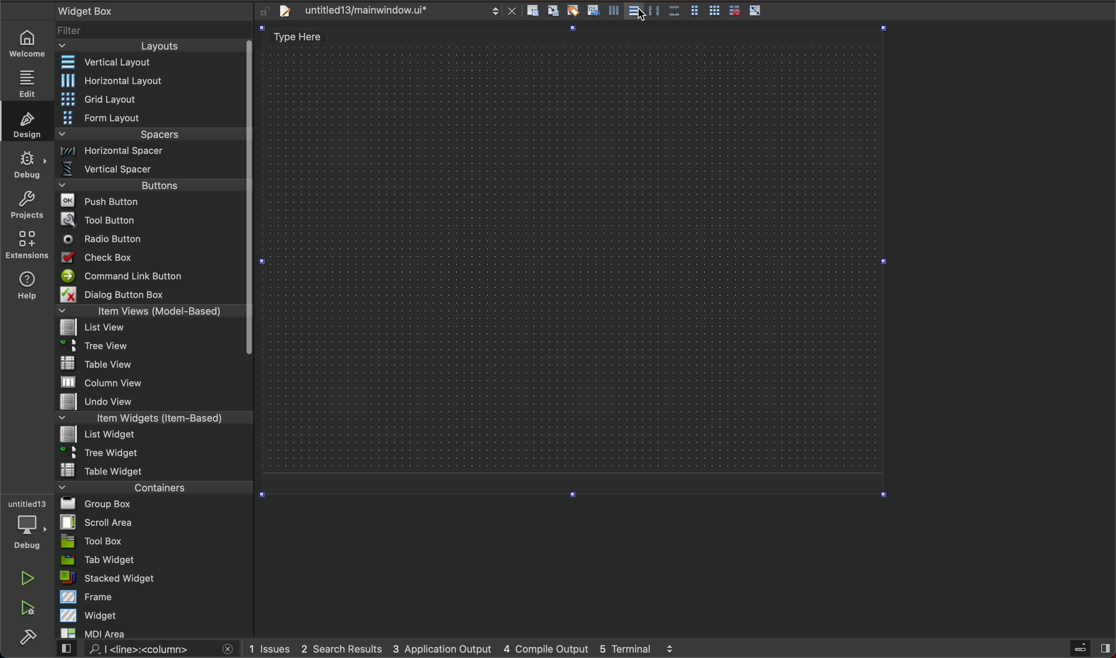  Describe the element at coordinates (28, 244) in the screenshot. I see `extensions` at that location.